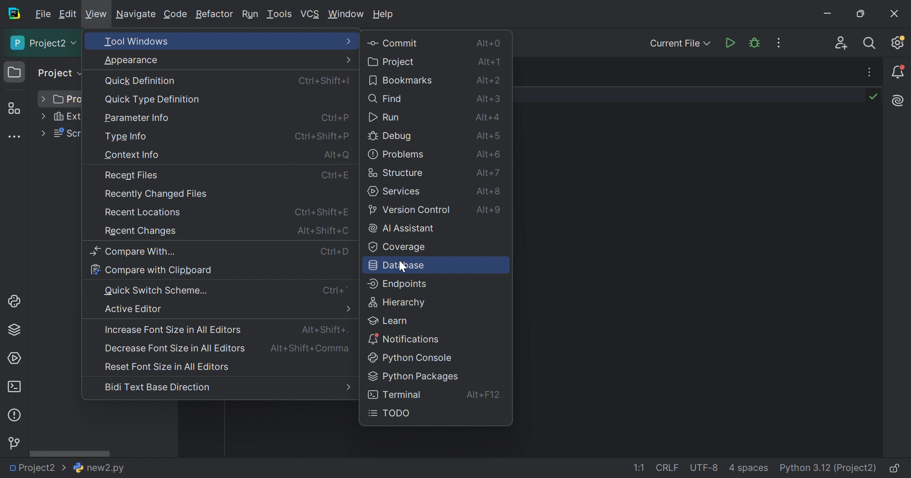  I want to click on Compare with clipboard, so click(151, 269).